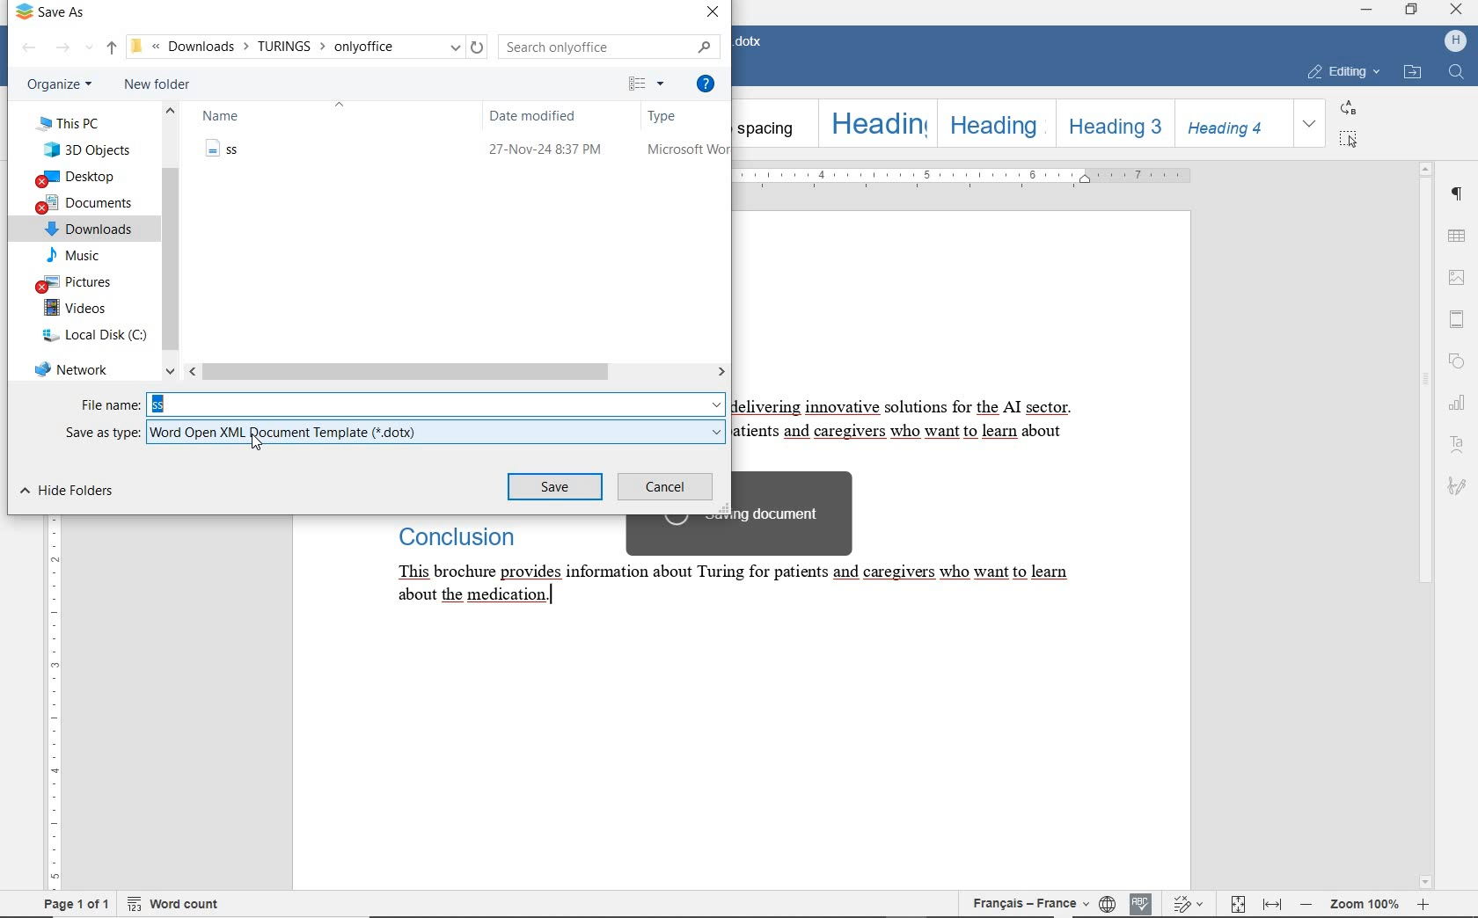 The height and width of the screenshot is (918, 1478). I want to click on HP, so click(1457, 40).